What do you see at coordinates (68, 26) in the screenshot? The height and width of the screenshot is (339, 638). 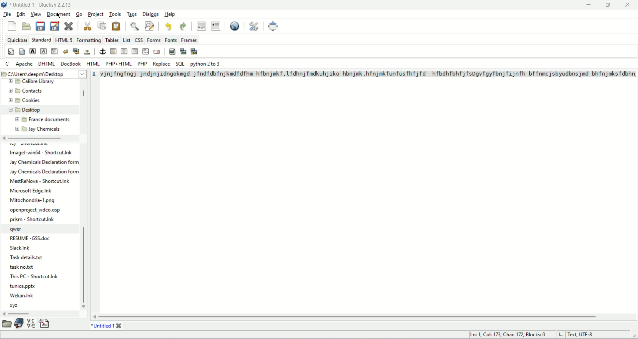 I see `close current file` at bounding box center [68, 26].